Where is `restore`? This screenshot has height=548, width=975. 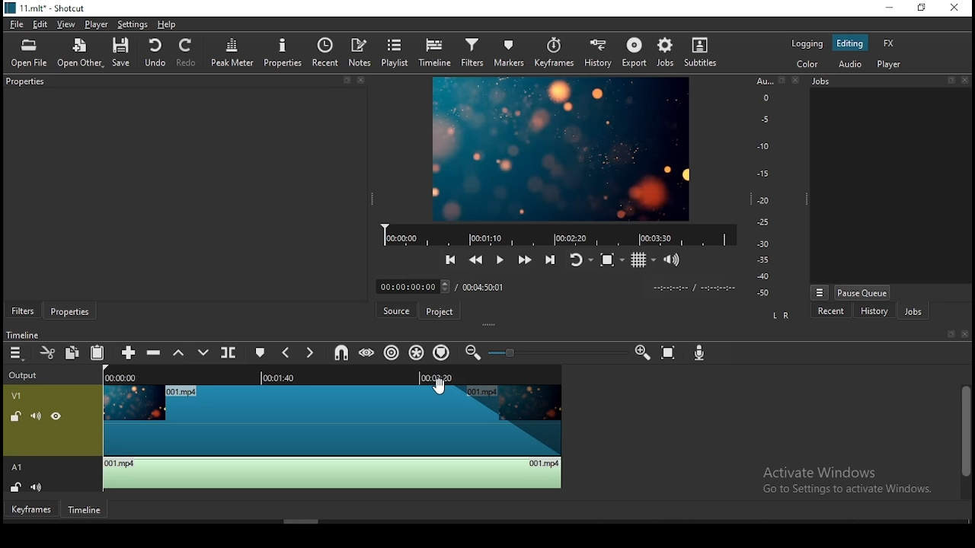 restore is located at coordinates (922, 8).